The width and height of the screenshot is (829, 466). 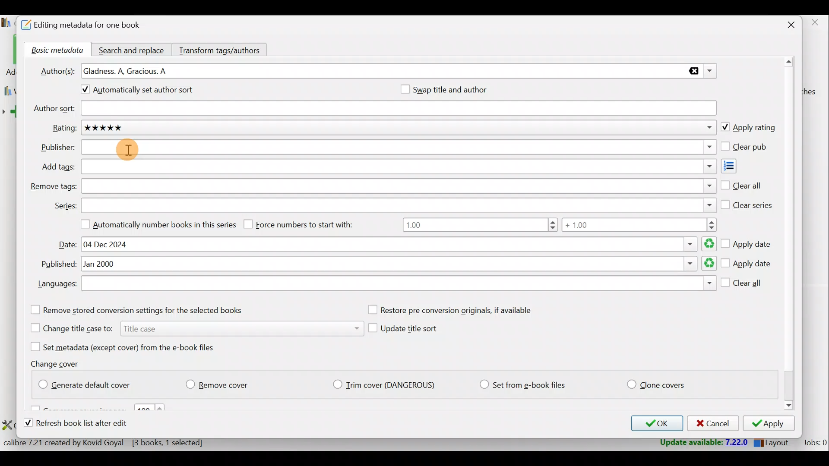 What do you see at coordinates (128, 151) in the screenshot?
I see `Cursor` at bounding box center [128, 151].